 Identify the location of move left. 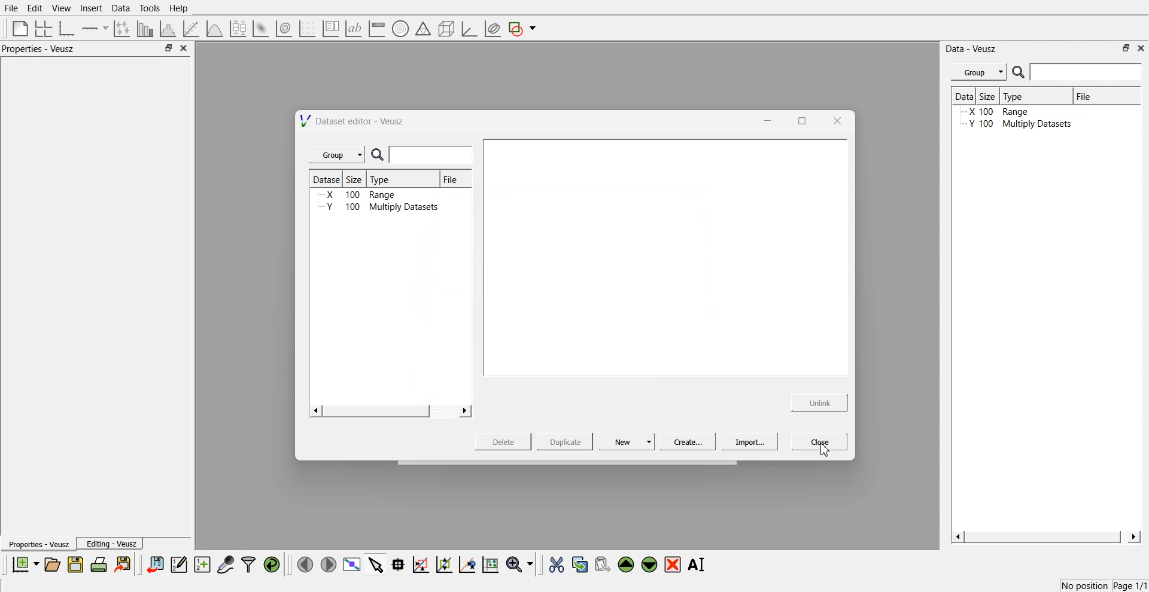
(305, 564).